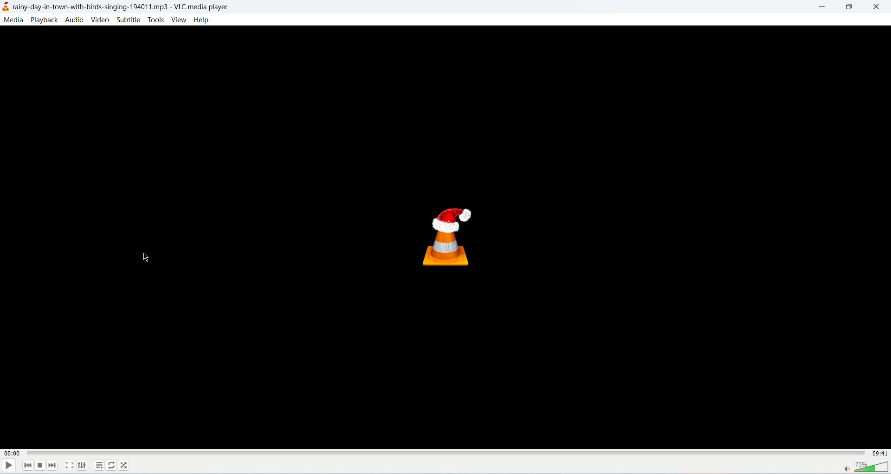  What do you see at coordinates (82, 465) in the screenshot?
I see `extended settings` at bounding box center [82, 465].